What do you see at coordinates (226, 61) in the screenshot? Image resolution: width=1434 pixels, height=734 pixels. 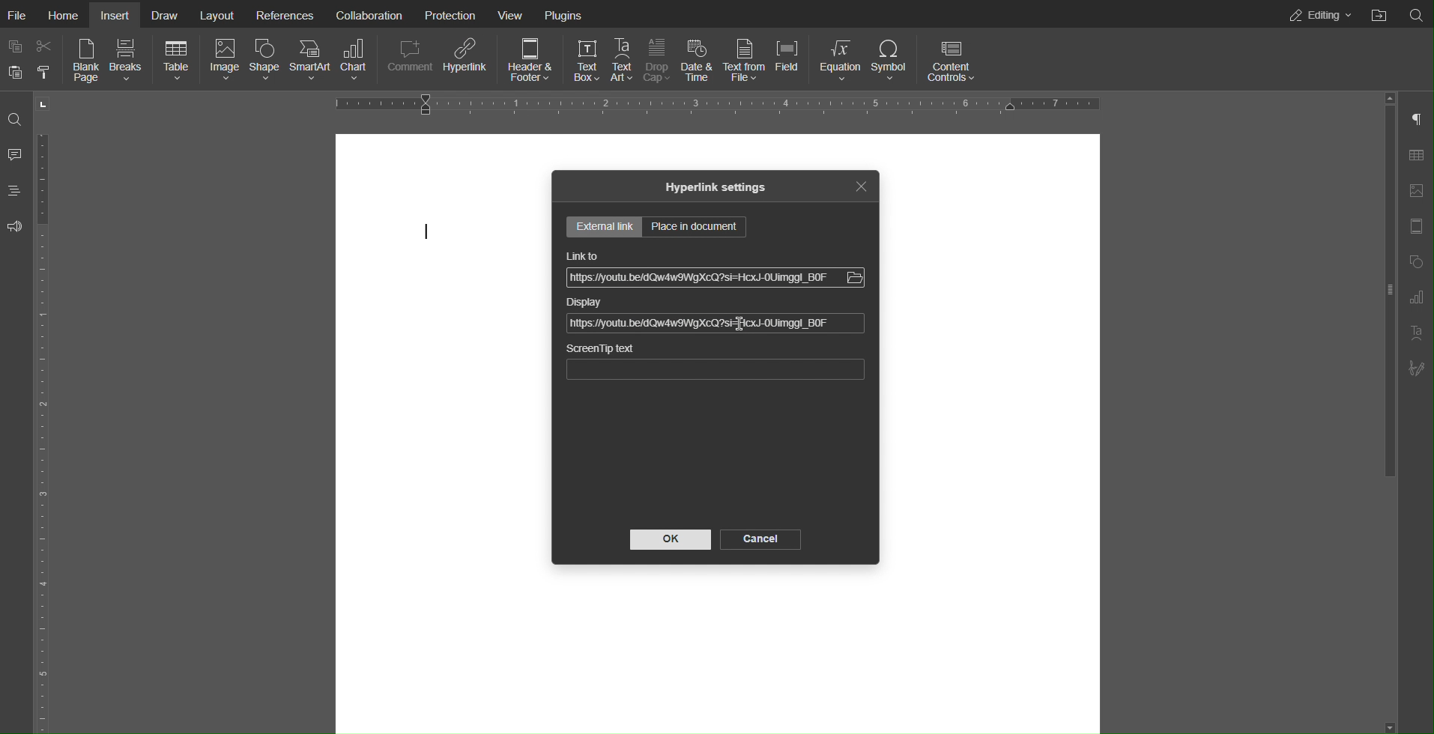 I see `Image` at bounding box center [226, 61].